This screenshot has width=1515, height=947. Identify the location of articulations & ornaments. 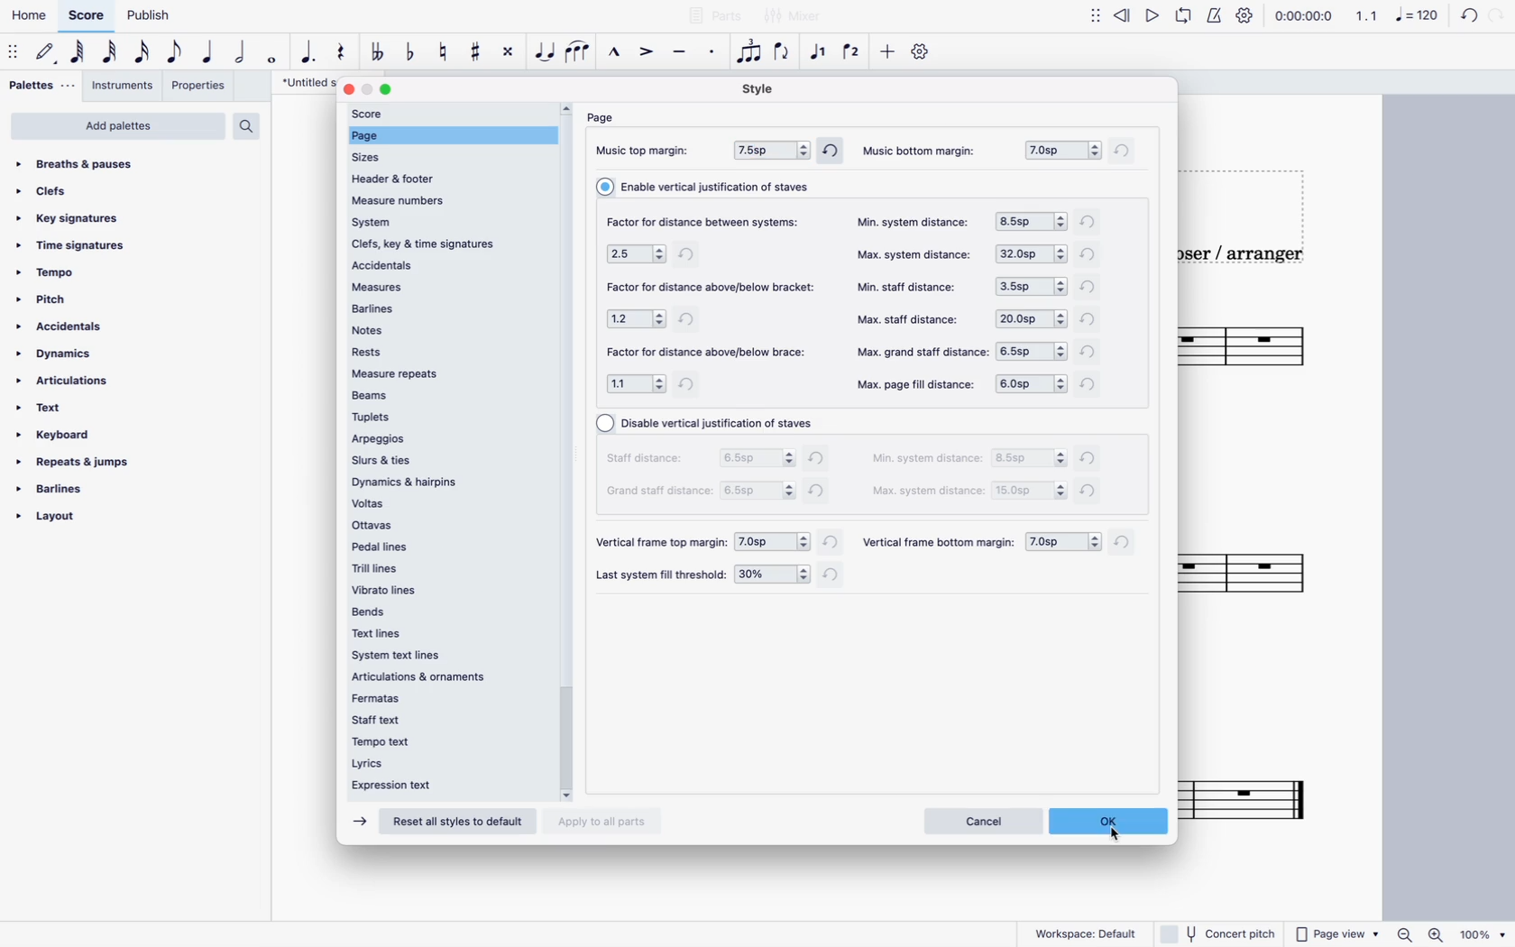
(426, 678).